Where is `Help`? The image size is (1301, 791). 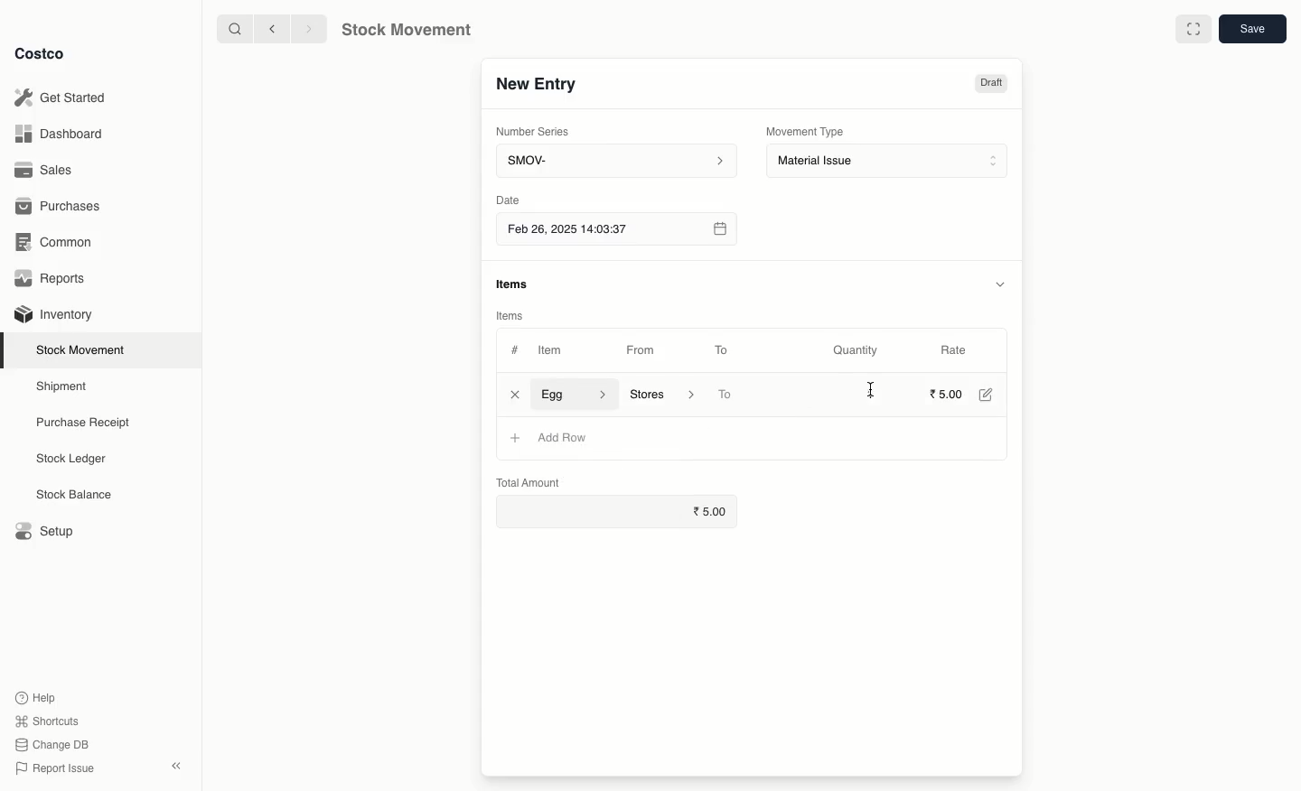 Help is located at coordinates (37, 695).